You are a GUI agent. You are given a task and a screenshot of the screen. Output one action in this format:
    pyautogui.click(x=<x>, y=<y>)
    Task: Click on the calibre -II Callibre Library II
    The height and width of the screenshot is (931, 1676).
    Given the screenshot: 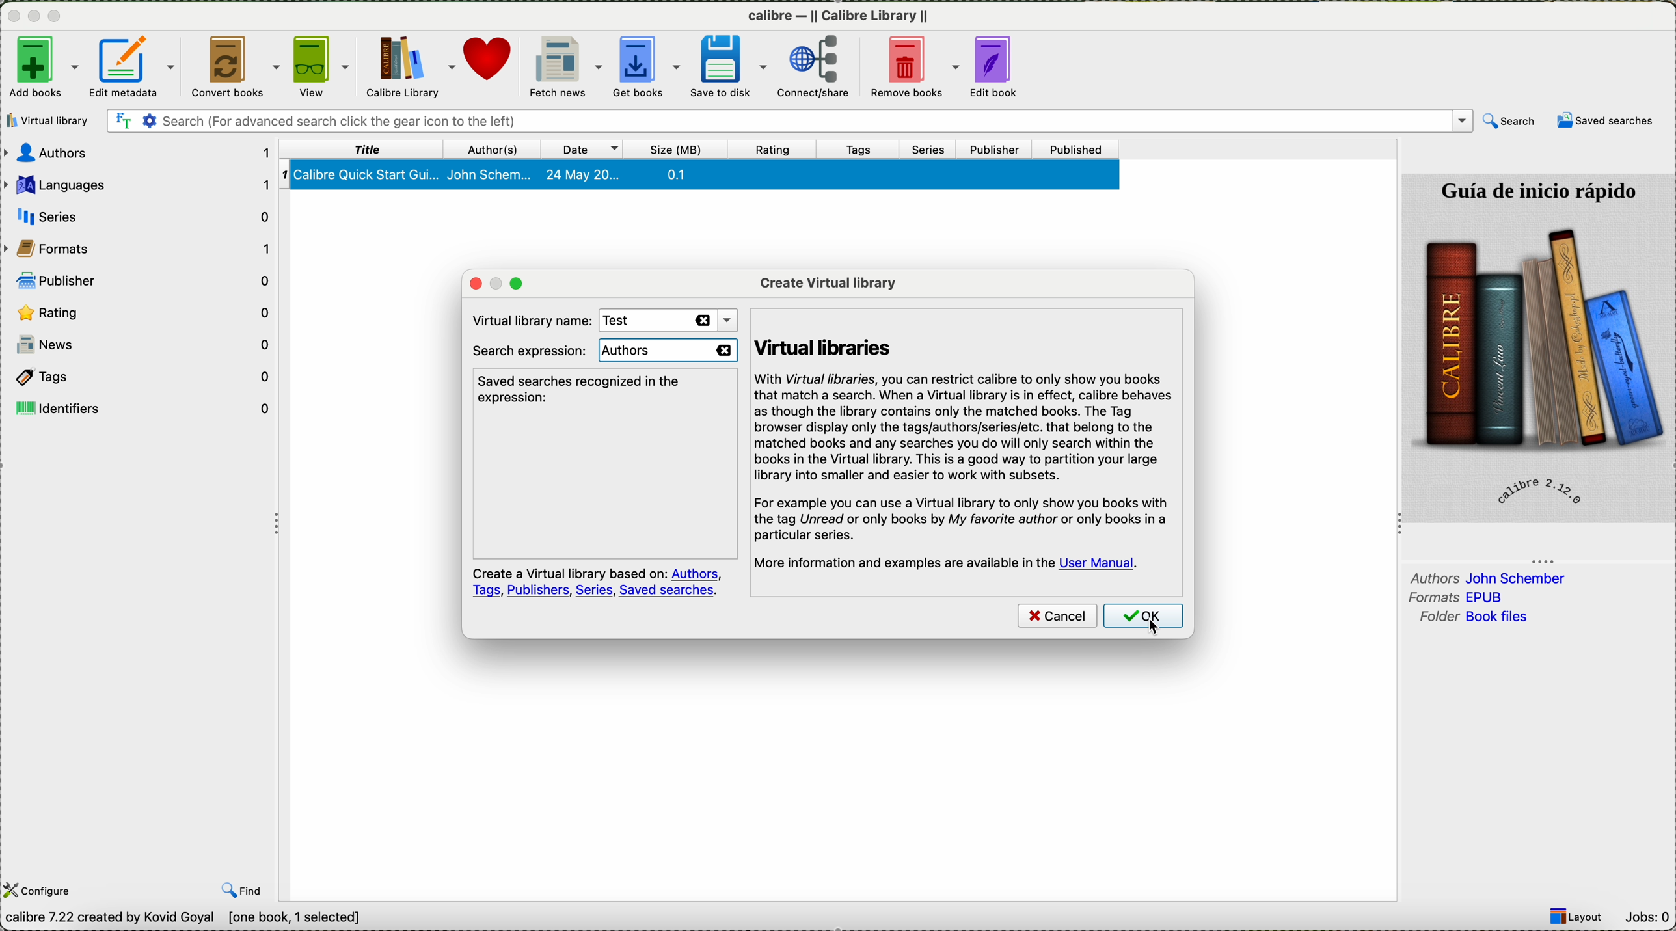 What is the action you would take?
    pyautogui.click(x=839, y=19)
    